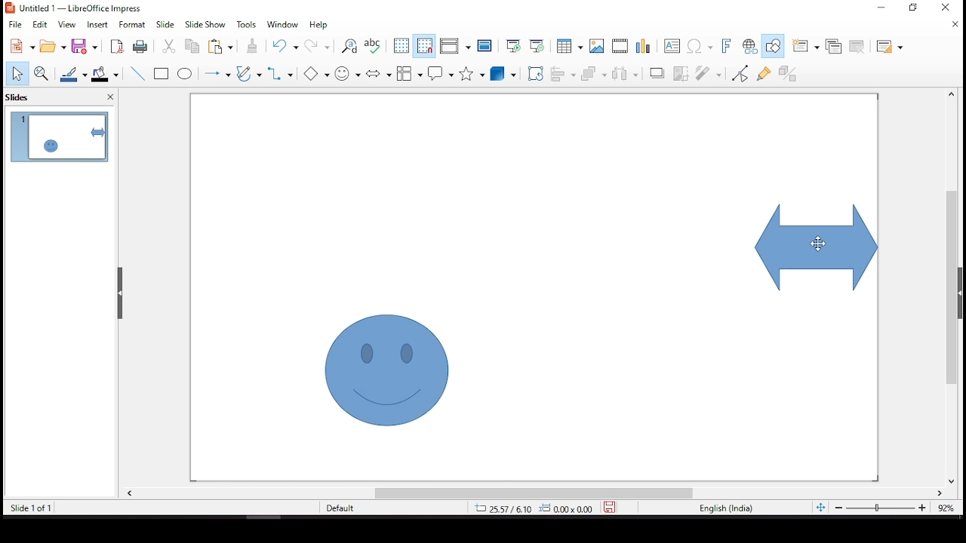  I want to click on minimize, so click(882, 6).